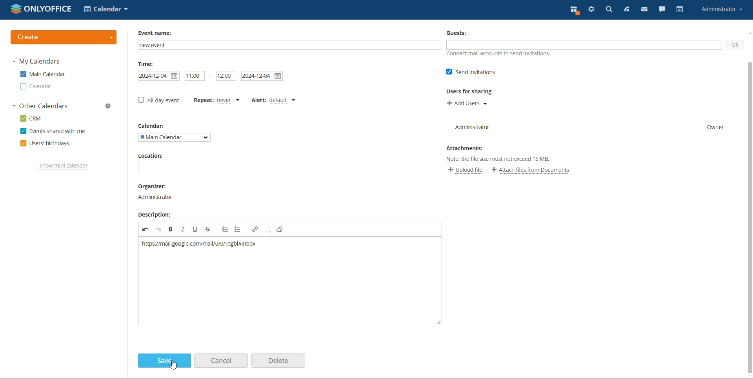 The width and height of the screenshot is (753, 379). Describe the element at coordinates (159, 229) in the screenshot. I see `redo` at that location.